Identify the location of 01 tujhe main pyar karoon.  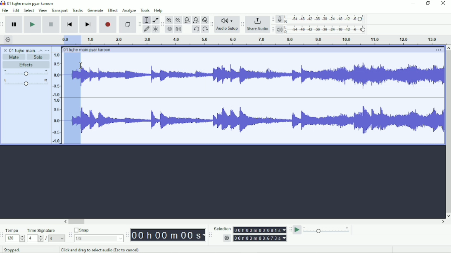
(89, 50).